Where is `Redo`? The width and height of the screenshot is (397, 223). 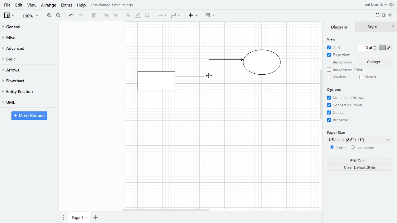
Redo is located at coordinates (81, 15).